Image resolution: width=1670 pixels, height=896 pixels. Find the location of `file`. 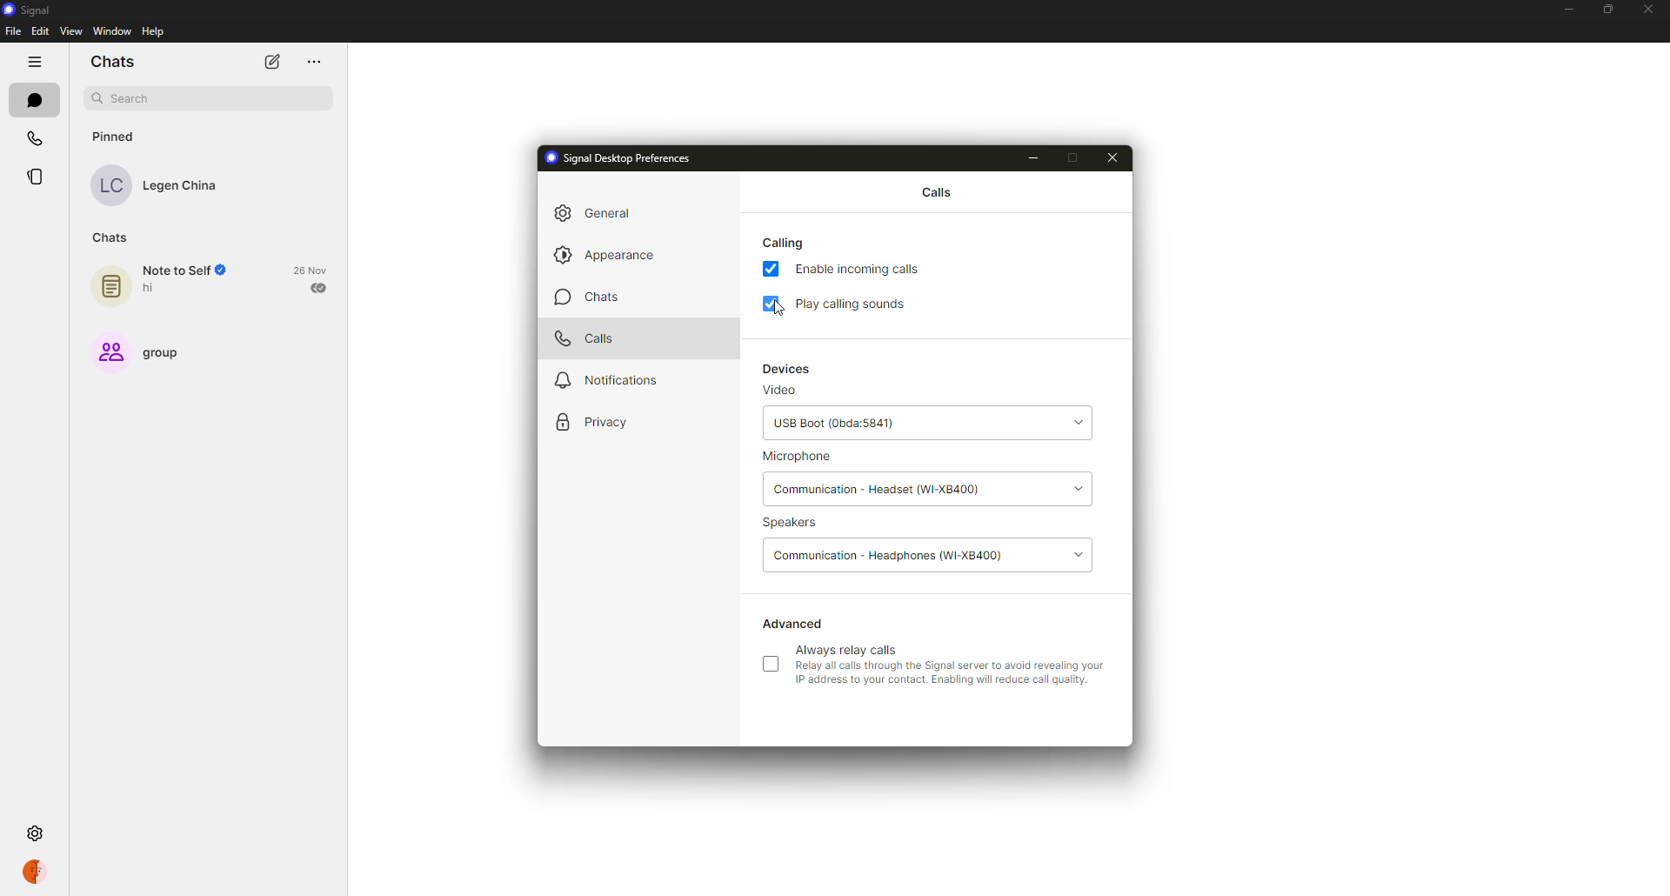

file is located at coordinates (12, 31).